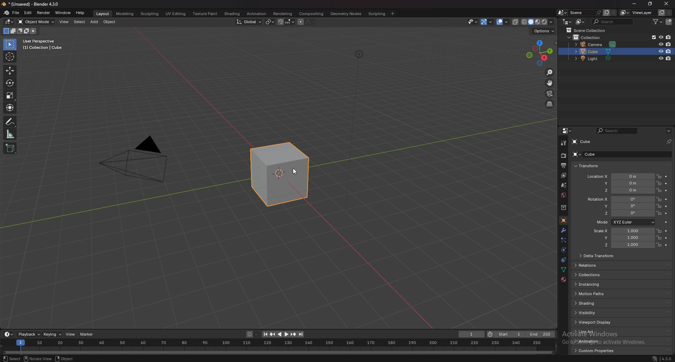 This screenshot has height=362, width=675. I want to click on disable in render, so click(669, 37).